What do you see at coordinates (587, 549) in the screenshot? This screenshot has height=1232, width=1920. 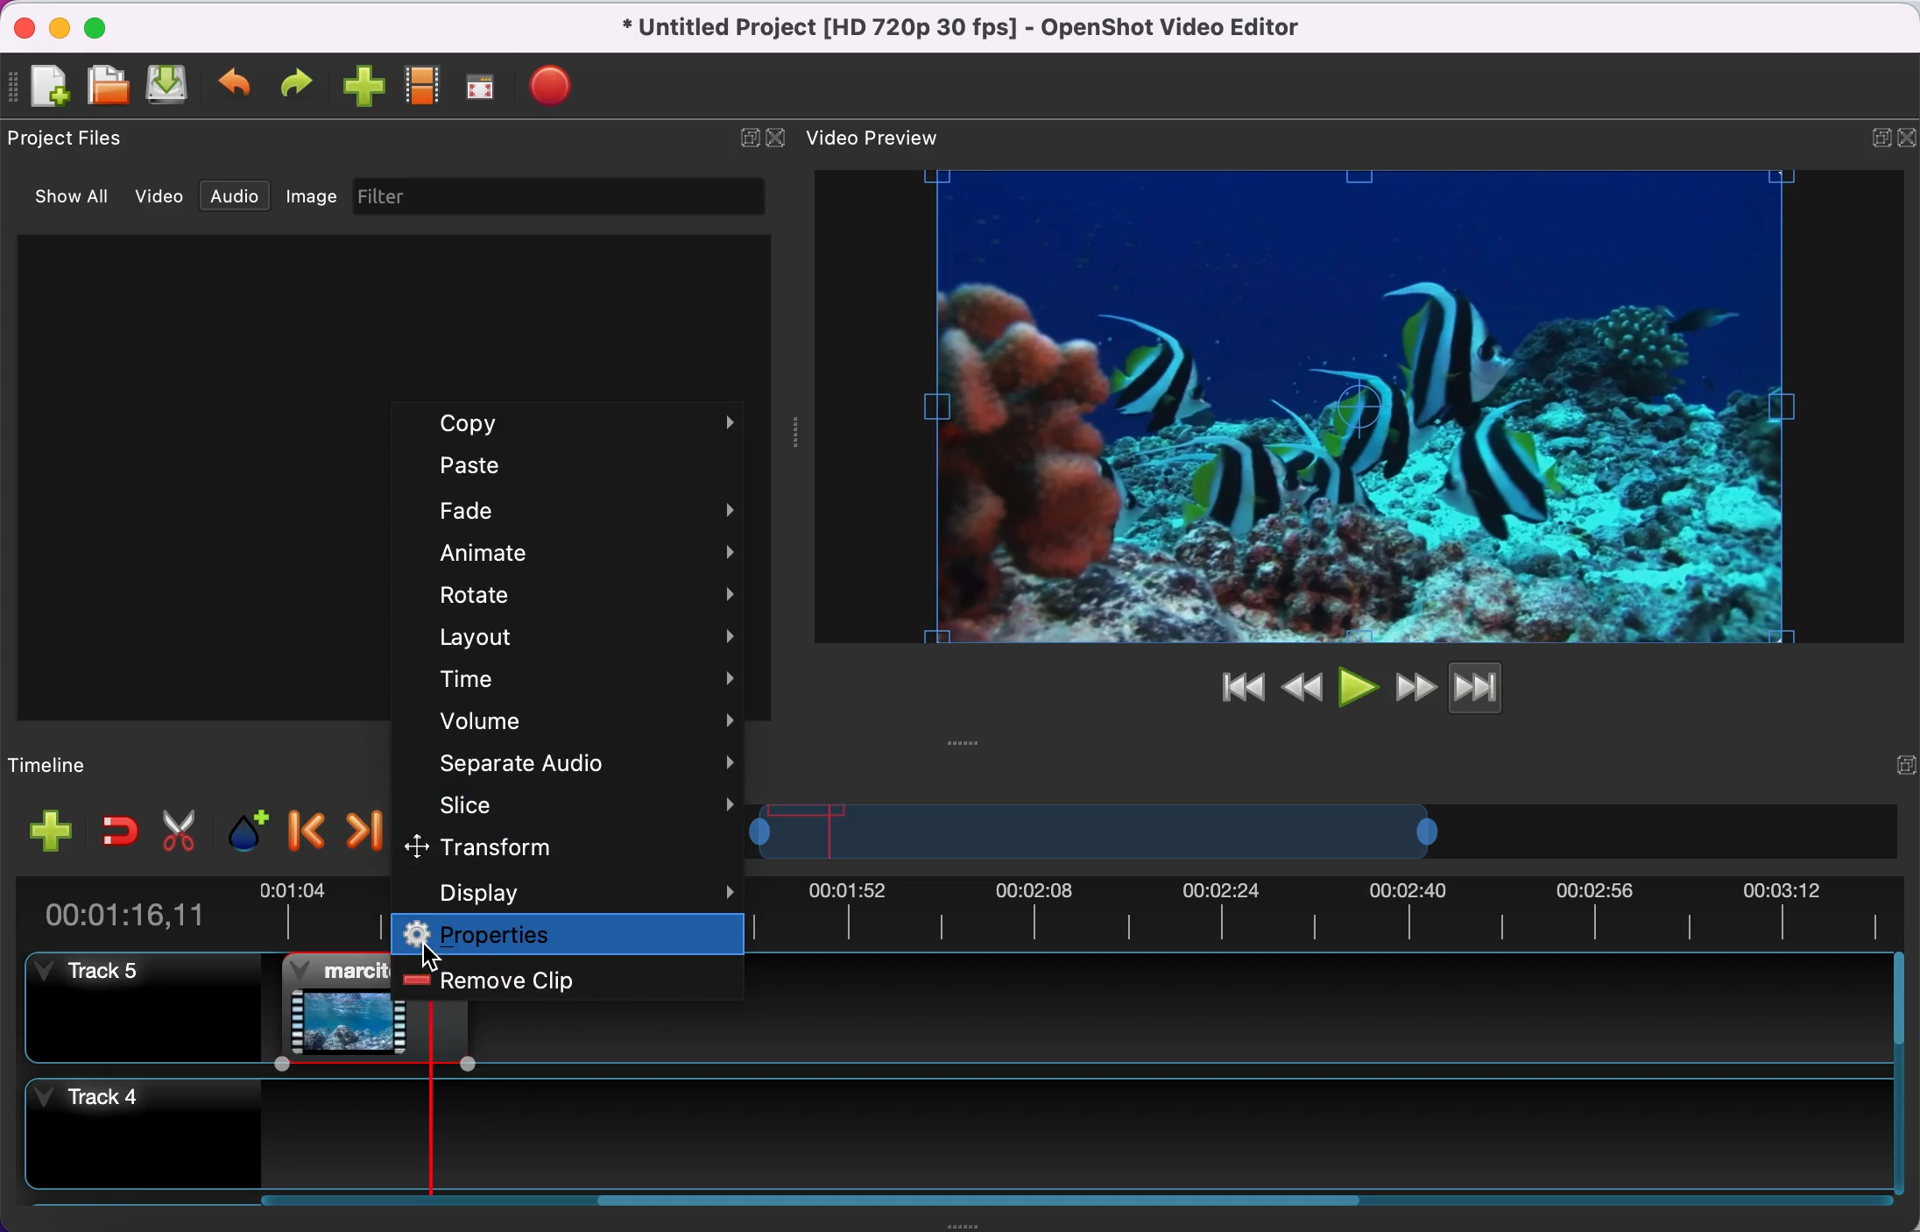 I see `animate` at bounding box center [587, 549].